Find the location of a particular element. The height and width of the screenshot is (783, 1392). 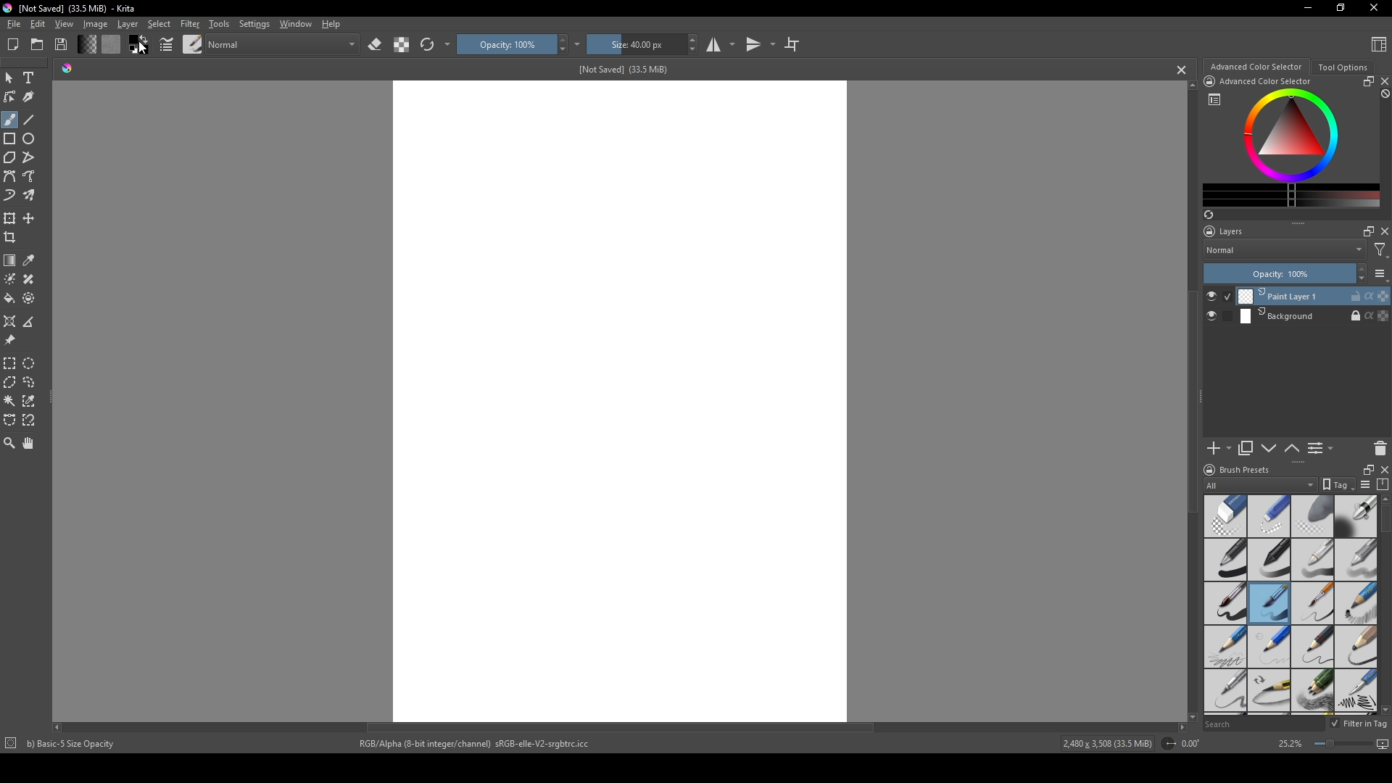

scroll bar is located at coordinates (1383, 520).